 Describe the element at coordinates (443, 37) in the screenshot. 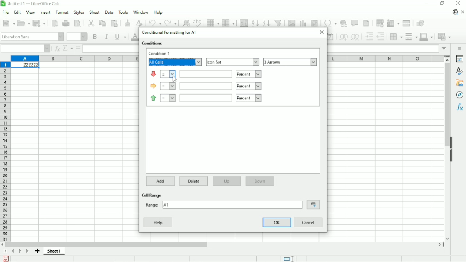

I see `Conditional` at that location.